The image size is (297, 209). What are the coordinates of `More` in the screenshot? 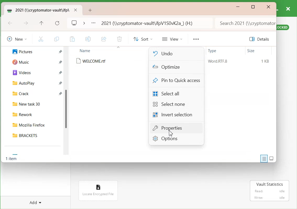 It's located at (93, 23).